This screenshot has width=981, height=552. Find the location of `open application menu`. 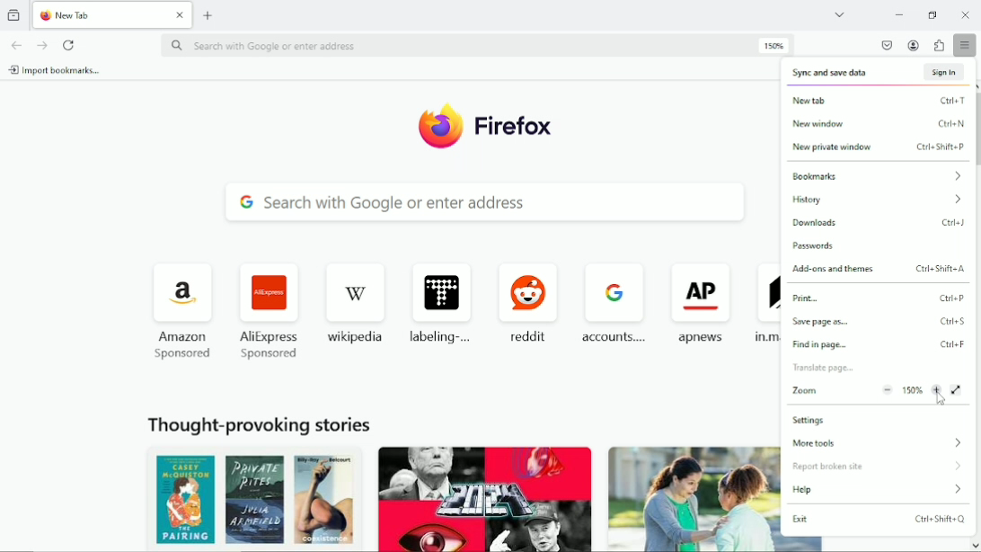

open application menu is located at coordinates (966, 46).